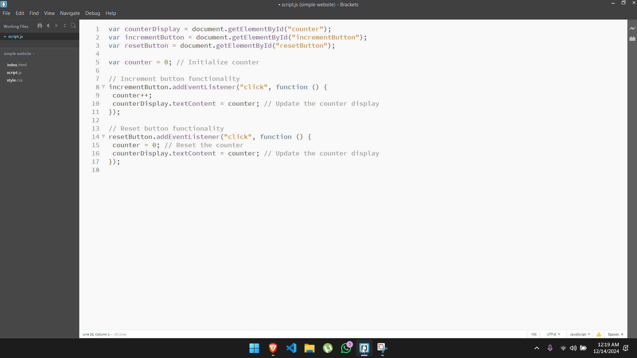  I want to click on find, so click(34, 13).